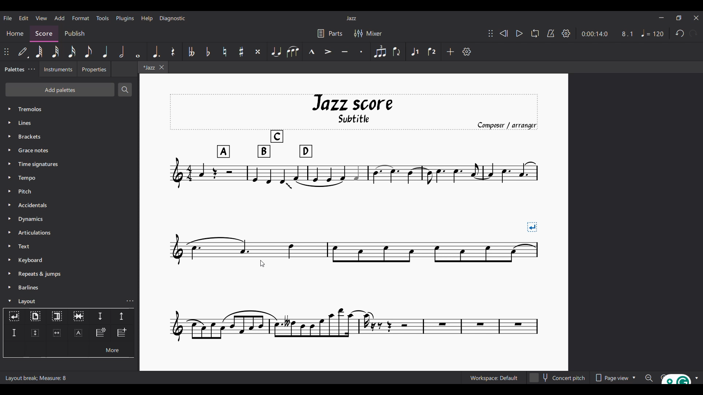 This screenshot has width=703, height=395. I want to click on View menu, so click(41, 18).